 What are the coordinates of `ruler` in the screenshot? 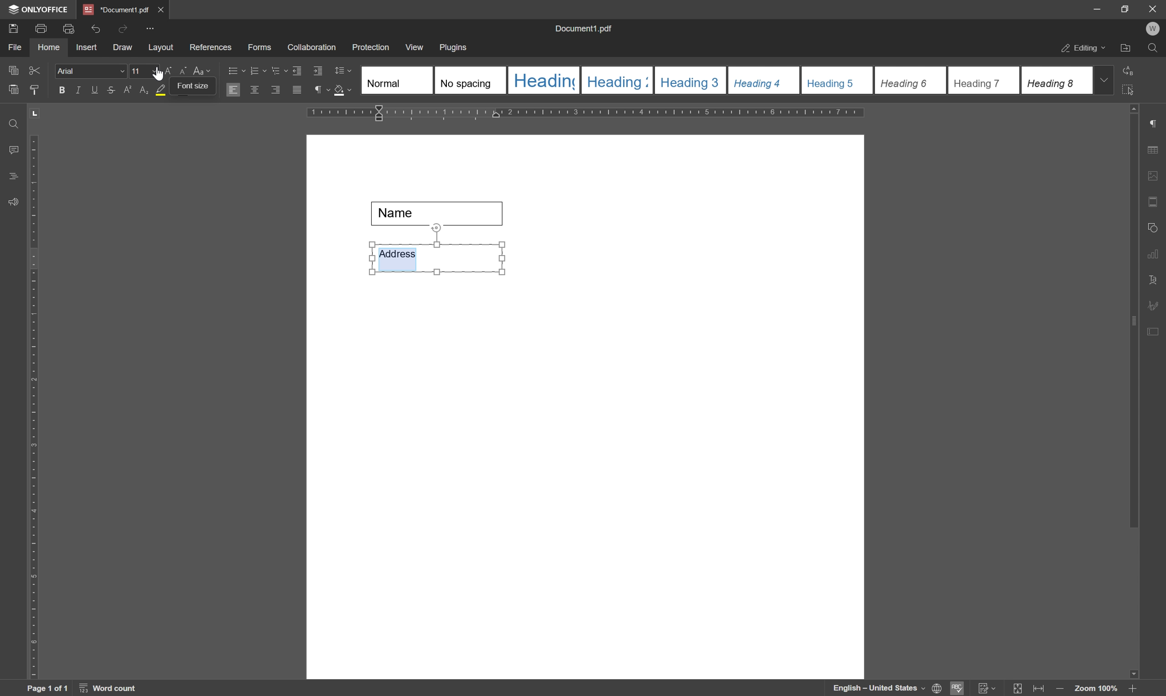 It's located at (590, 113).